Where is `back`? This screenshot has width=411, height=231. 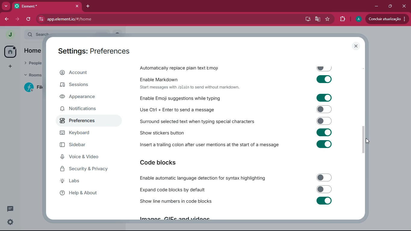 back is located at coordinates (5, 18).